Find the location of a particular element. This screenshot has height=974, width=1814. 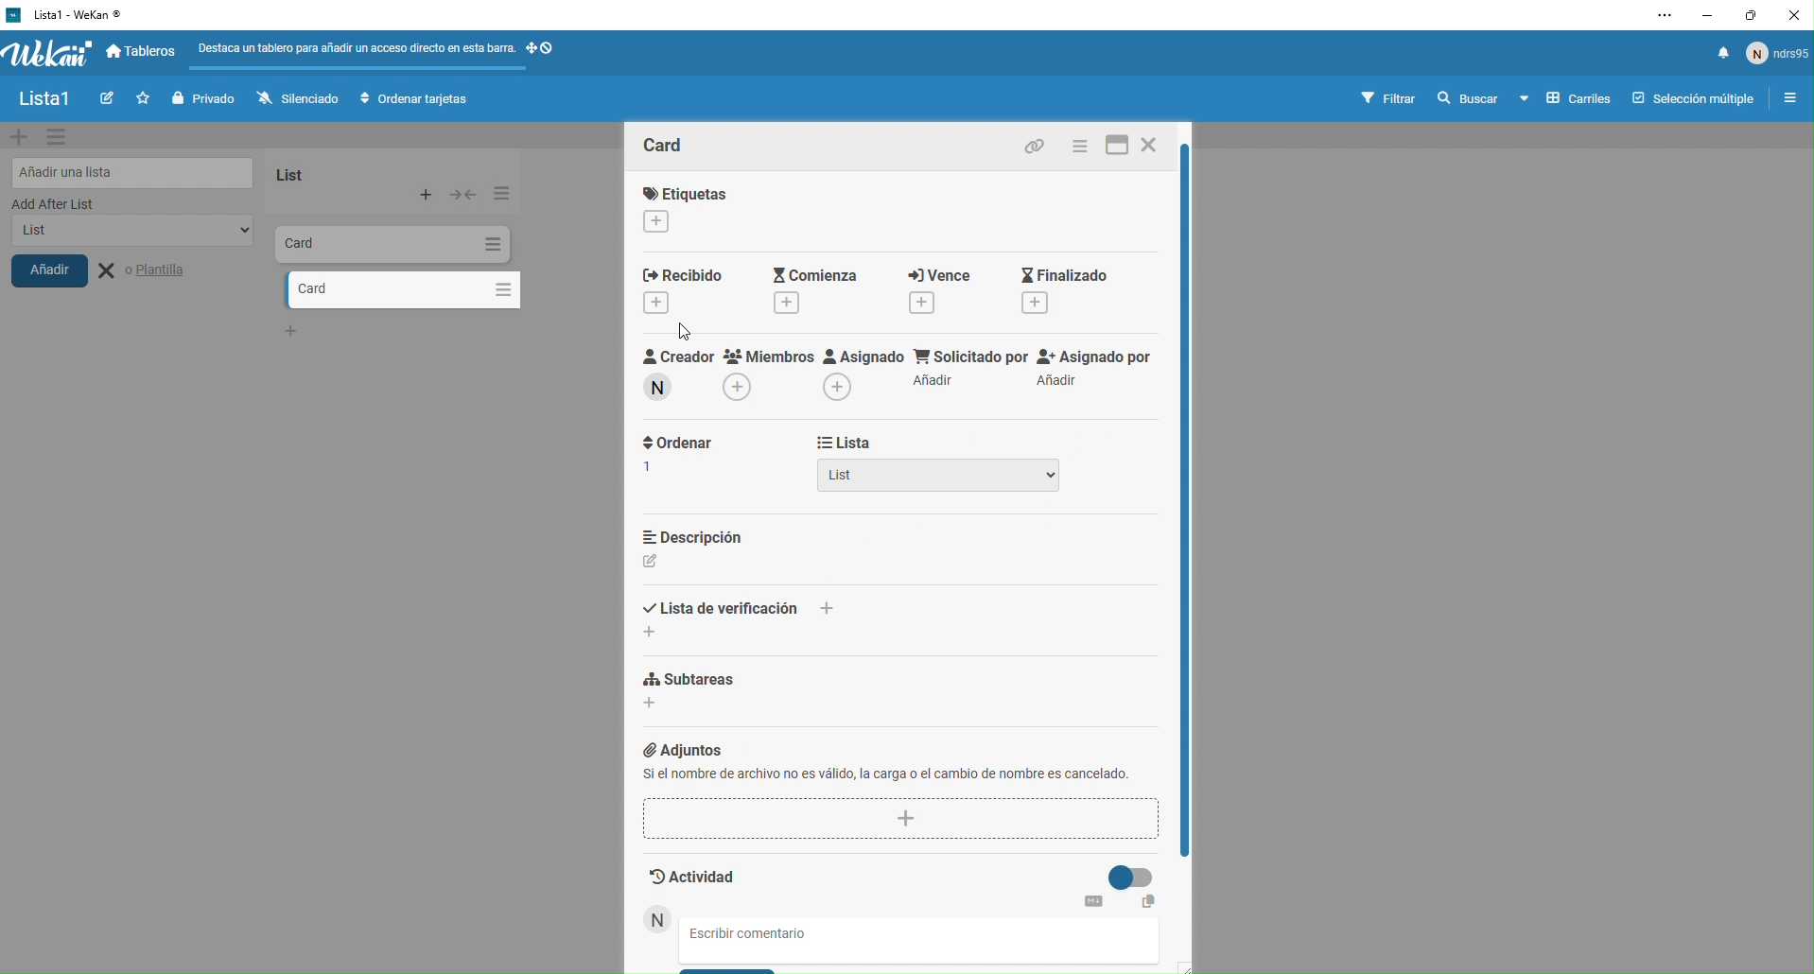

settings is located at coordinates (61, 138).